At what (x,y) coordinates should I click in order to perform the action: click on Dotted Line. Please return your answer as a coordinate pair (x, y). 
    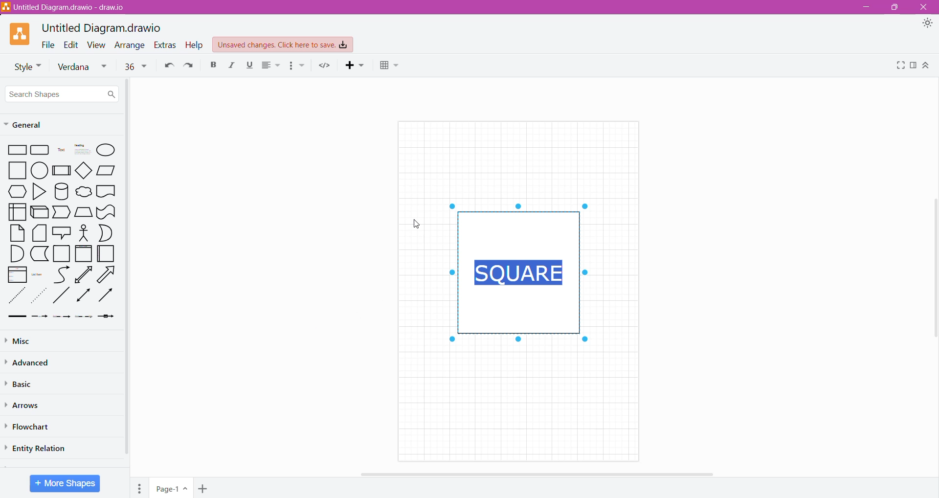
    Looking at the image, I should click on (16, 296).